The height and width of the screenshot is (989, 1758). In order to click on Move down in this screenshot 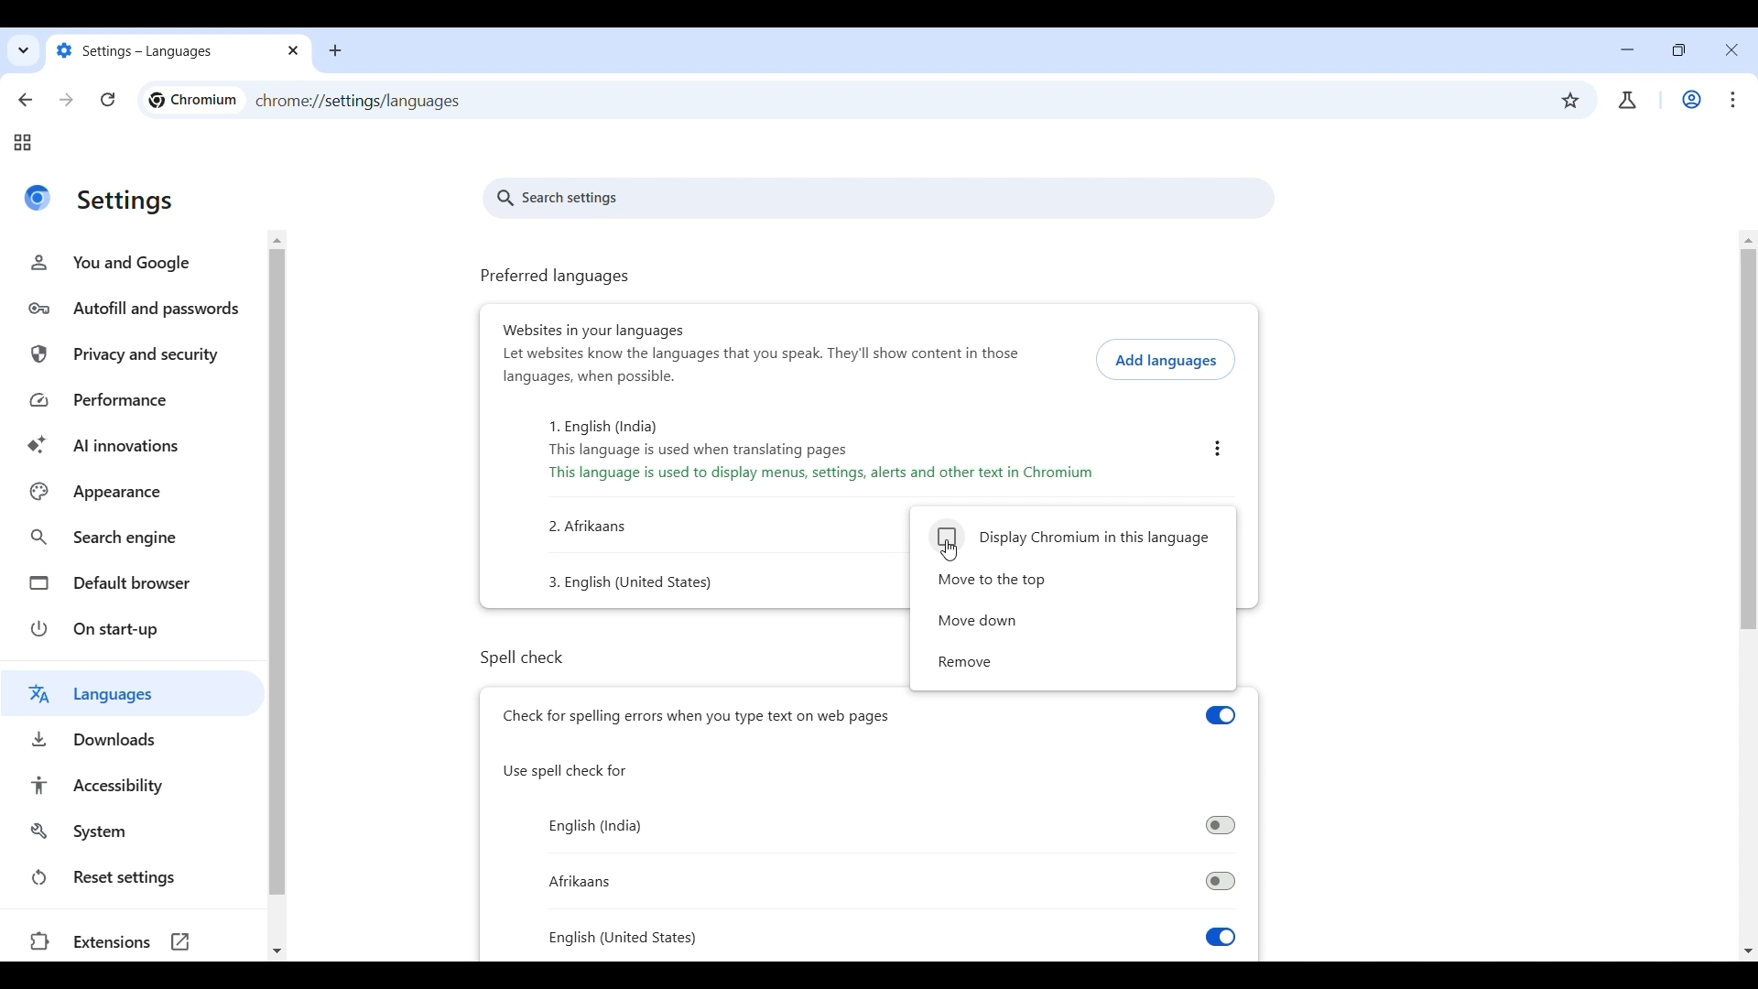, I will do `click(1074, 621)`.